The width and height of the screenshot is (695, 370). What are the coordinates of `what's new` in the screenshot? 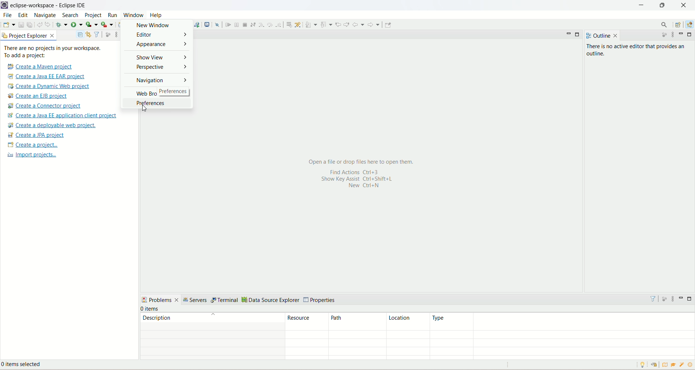 It's located at (682, 366).